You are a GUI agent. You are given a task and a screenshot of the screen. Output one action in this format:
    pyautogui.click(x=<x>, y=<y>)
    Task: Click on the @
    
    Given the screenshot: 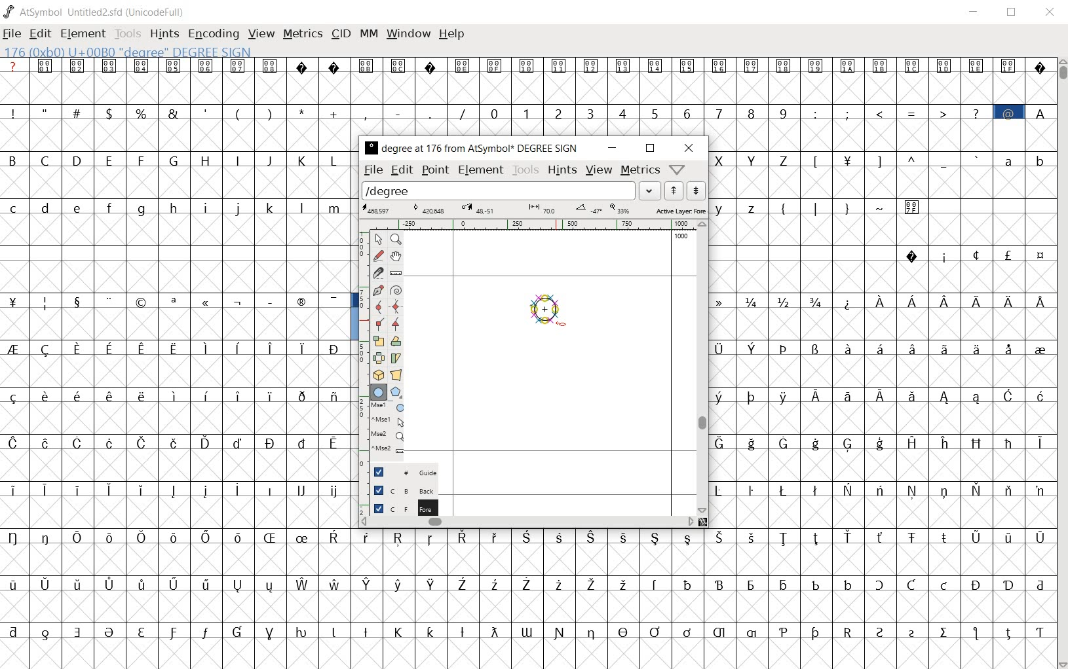 What is the action you would take?
    pyautogui.click(x=1010, y=112)
    